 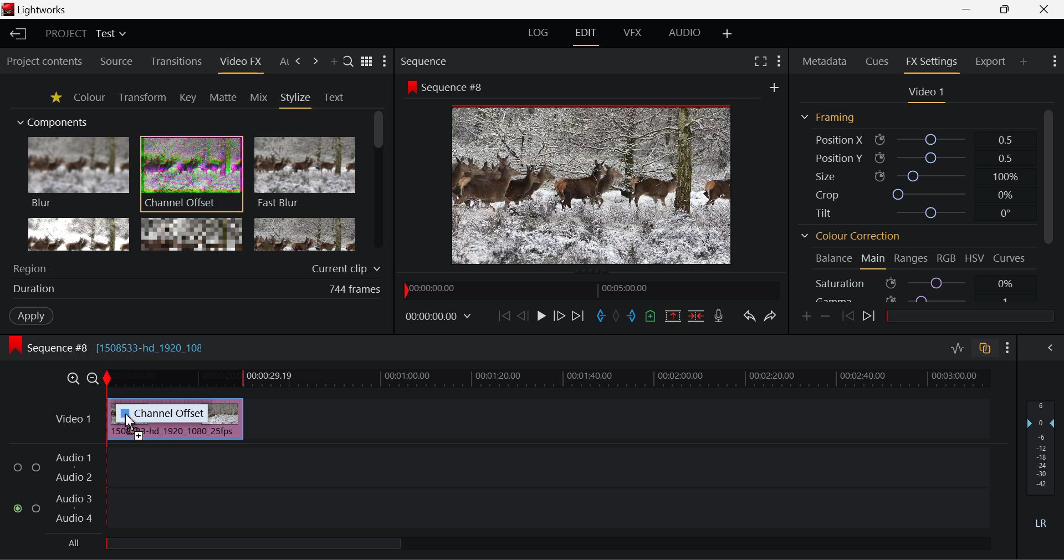 What do you see at coordinates (154, 347) in the screenshot?
I see `[1508533-hd_1920_108` at bounding box center [154, 347].